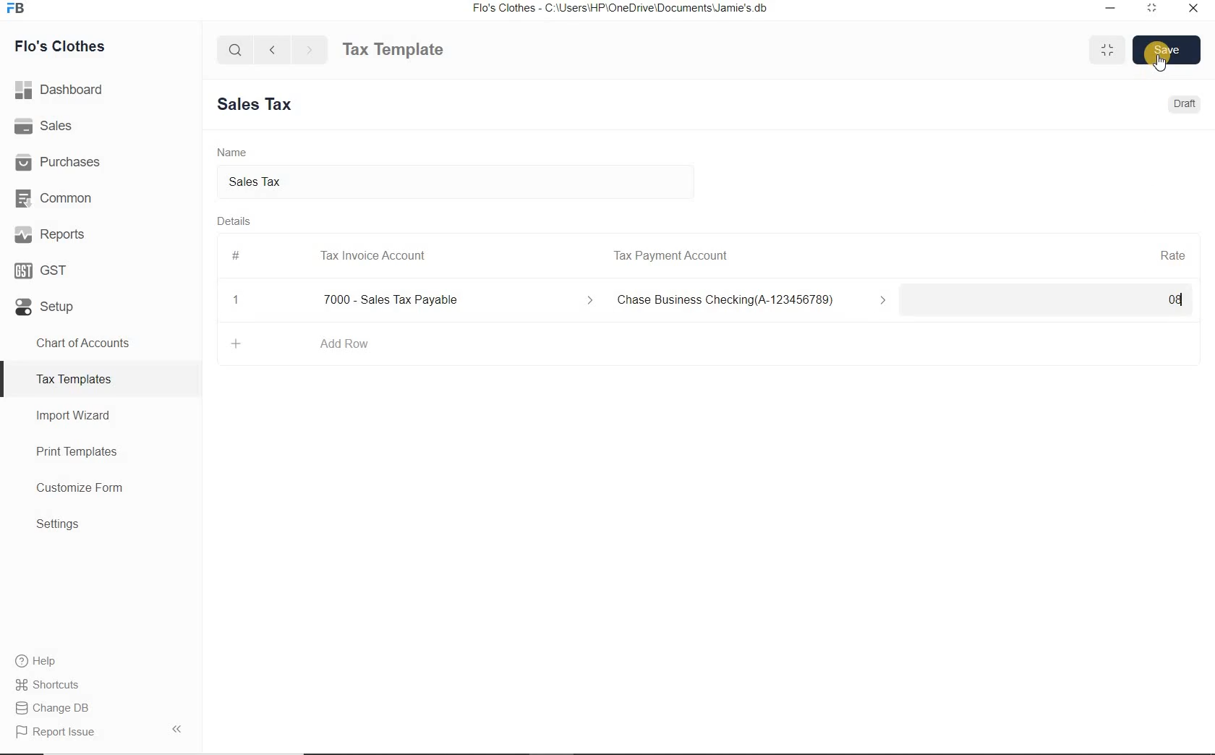 The height and width of the screenshot is (755, 1215). I want to click on Chase Business Checking(A-123456789), so click(755, 301).